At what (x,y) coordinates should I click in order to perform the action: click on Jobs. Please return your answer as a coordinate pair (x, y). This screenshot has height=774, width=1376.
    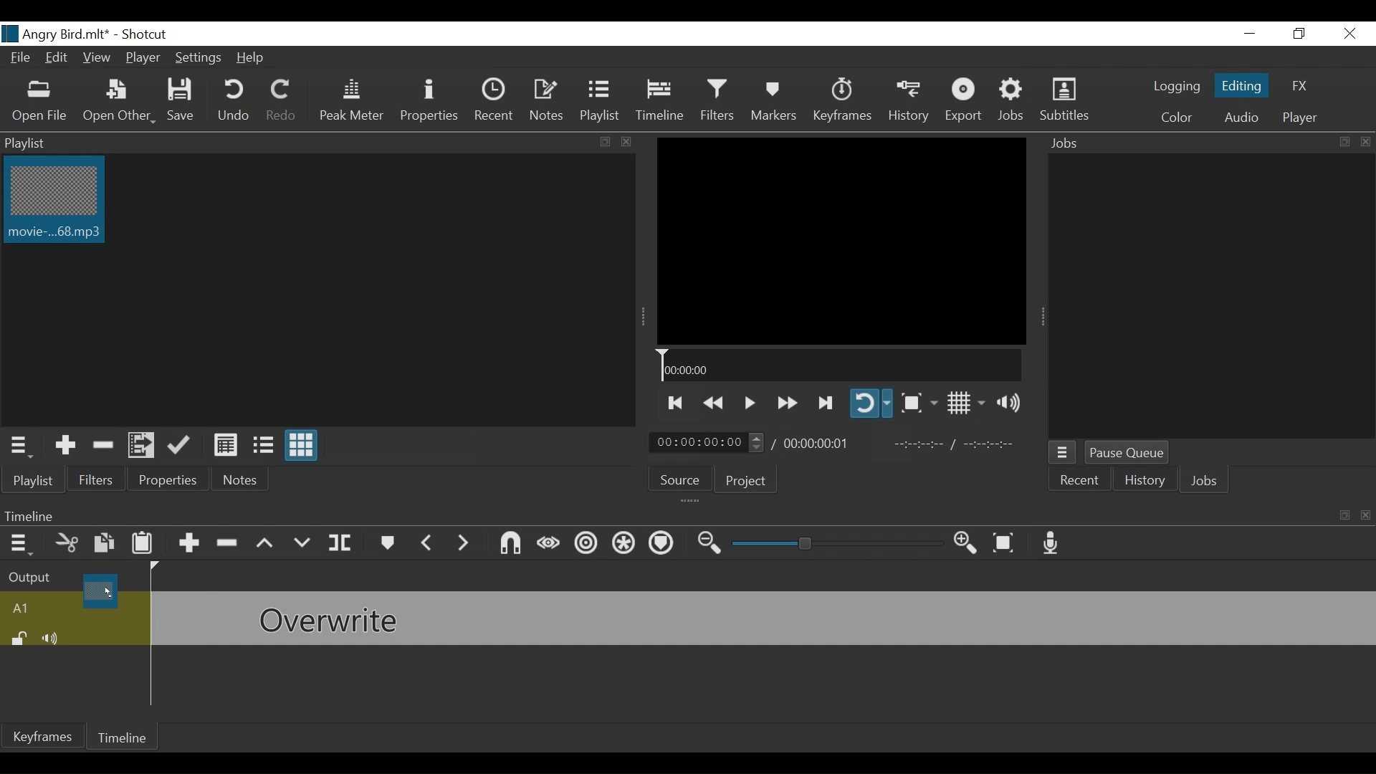
    Looking at the image, I should click on (1185, 143).